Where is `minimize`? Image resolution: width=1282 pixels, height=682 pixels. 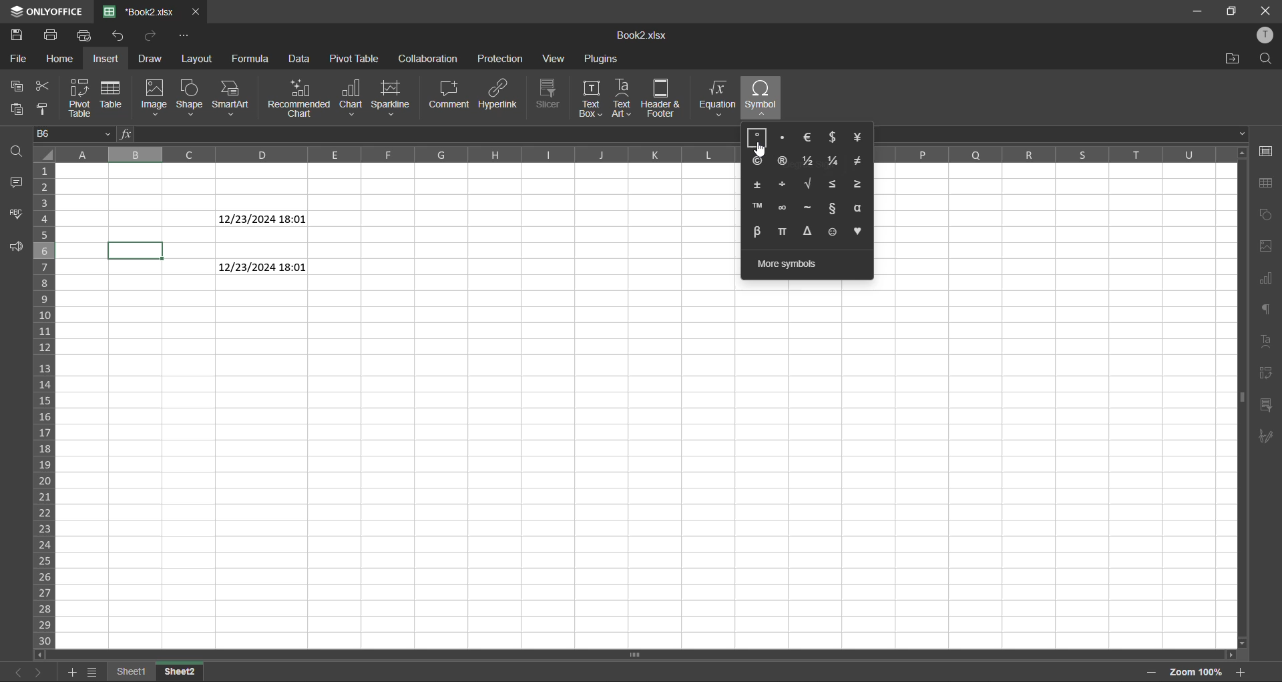
minimize is located at coordinates (1194, 12).